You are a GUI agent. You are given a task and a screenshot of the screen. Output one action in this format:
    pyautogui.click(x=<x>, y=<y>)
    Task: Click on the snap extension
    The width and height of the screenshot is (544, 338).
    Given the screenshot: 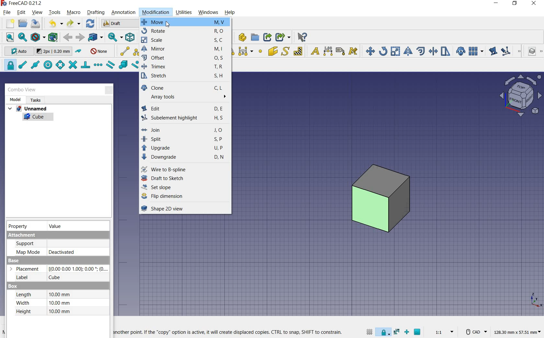 What is the action you would take?
    pyautogui.click(x=98, y=65)
    